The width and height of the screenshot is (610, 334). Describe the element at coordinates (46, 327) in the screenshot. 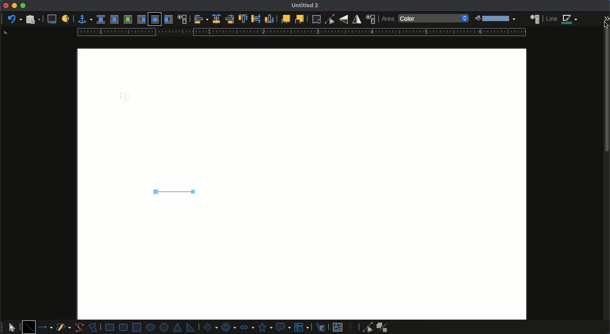

I see `lines and arrows` at that location.